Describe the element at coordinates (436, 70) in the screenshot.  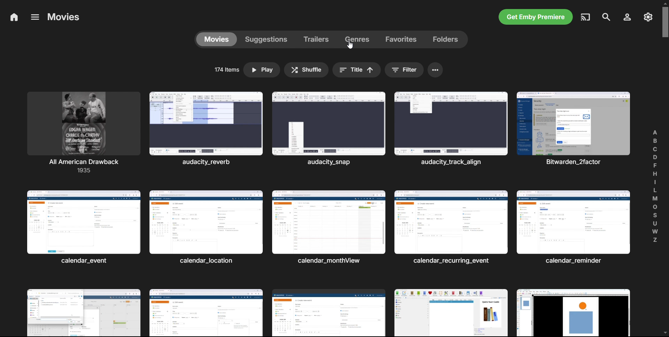
I see `options` at that location.